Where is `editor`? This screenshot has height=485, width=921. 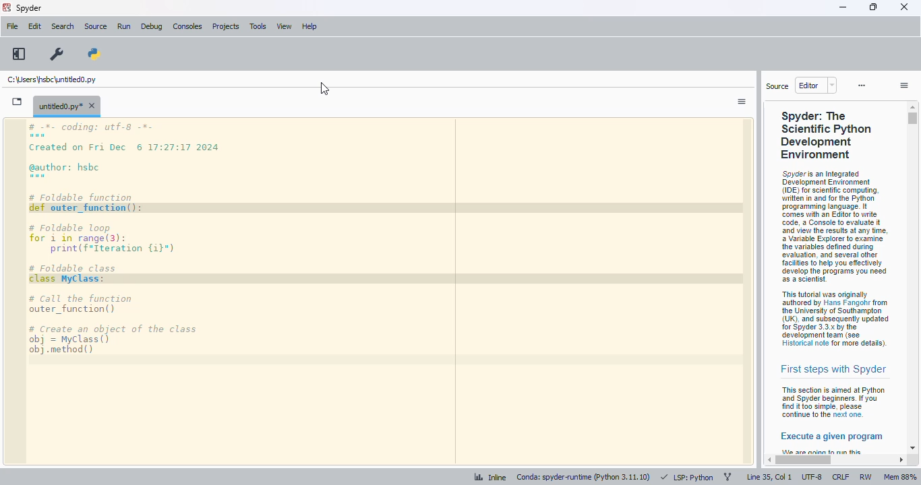
editor is located at coordinates (390, 292).